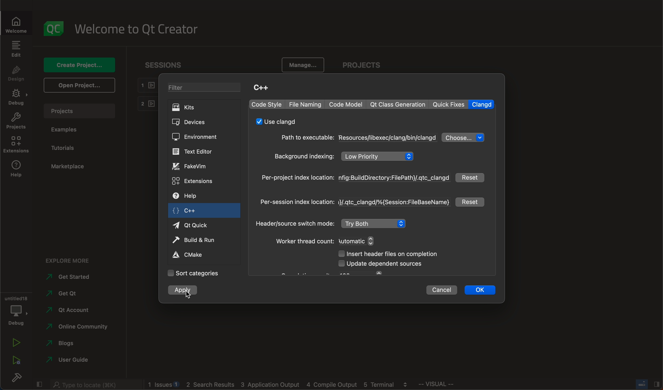 The height and width of the screenshot is (390, 663). What do you see at coordinates (449, 104) in the screenshot?
I see `quick fixes` at bounding box center [449, 104].